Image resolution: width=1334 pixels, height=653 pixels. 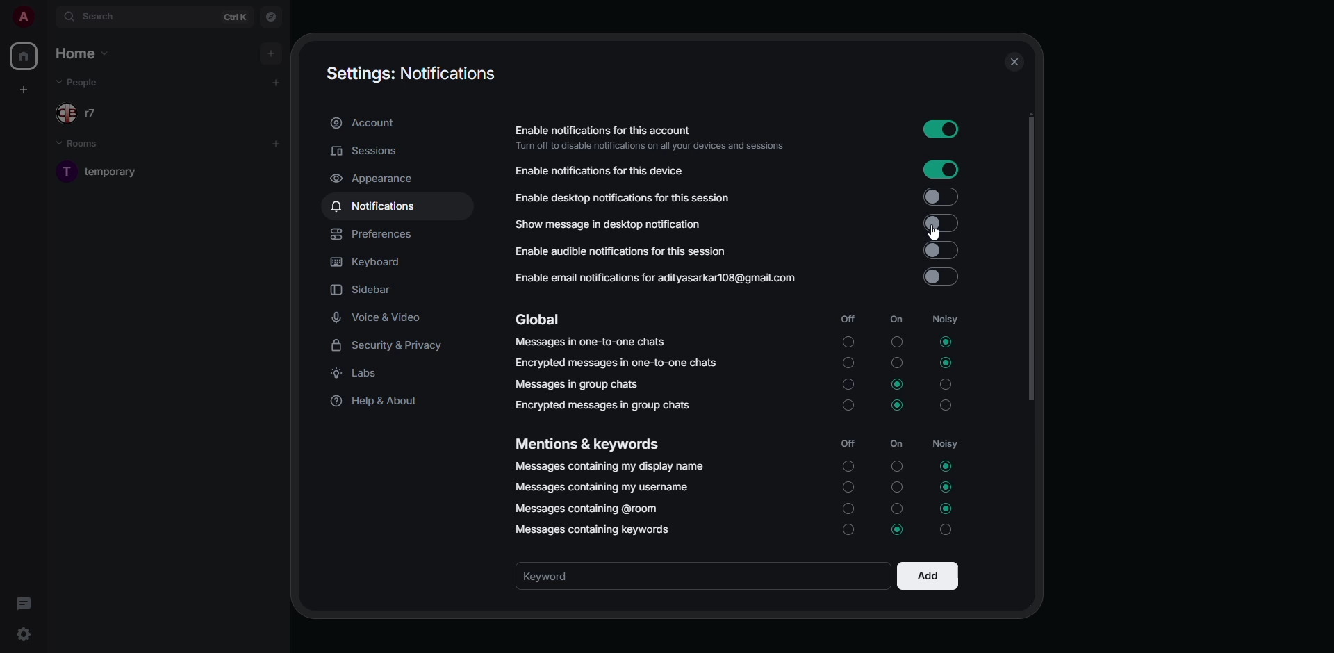 What do you see at coordinates (593, 345) in the screenshot?
I see `messages in one to one chats` at bounding box center [593, 345].